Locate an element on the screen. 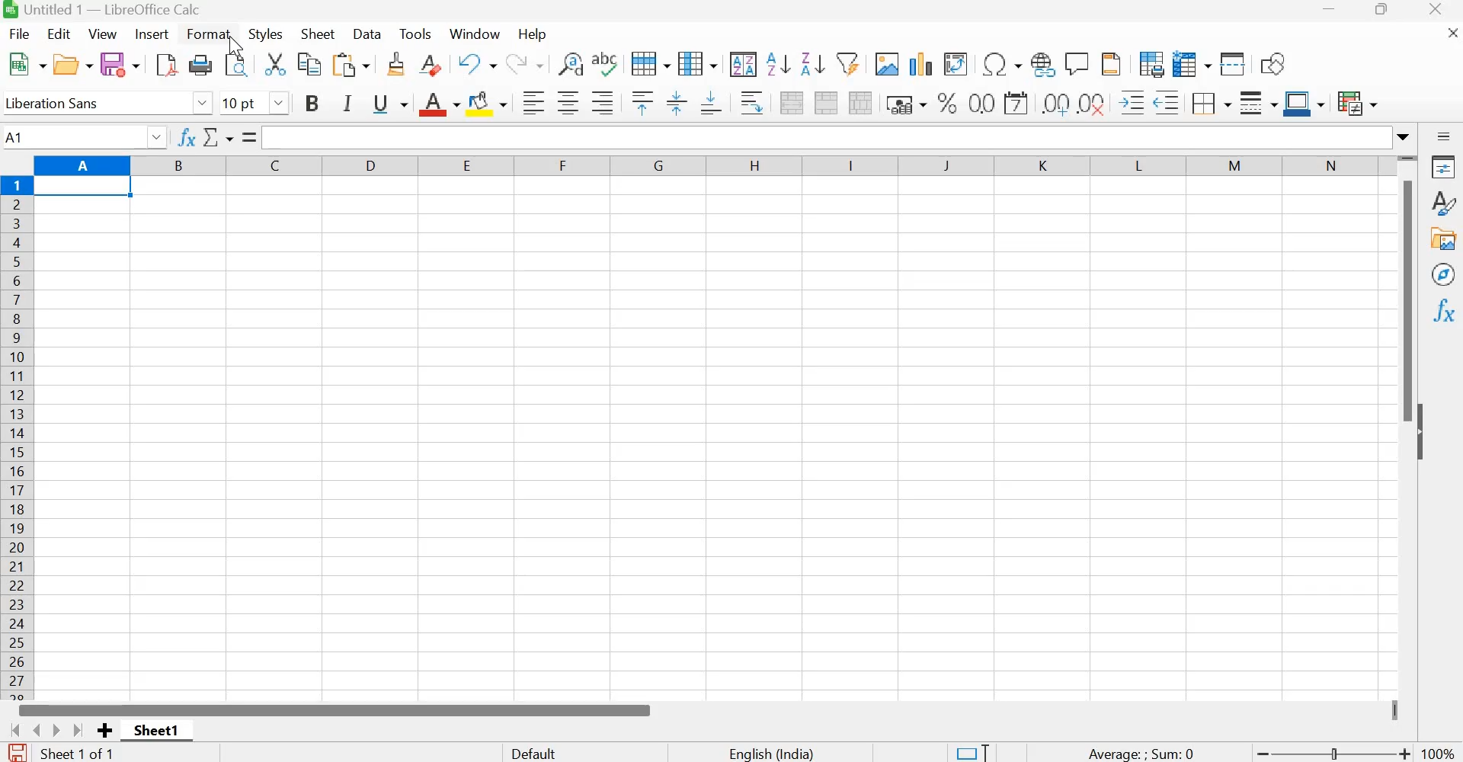 The height and width of the screenshot is (762, 1463). Decrease Indent is located at coordinates (1167, 101).